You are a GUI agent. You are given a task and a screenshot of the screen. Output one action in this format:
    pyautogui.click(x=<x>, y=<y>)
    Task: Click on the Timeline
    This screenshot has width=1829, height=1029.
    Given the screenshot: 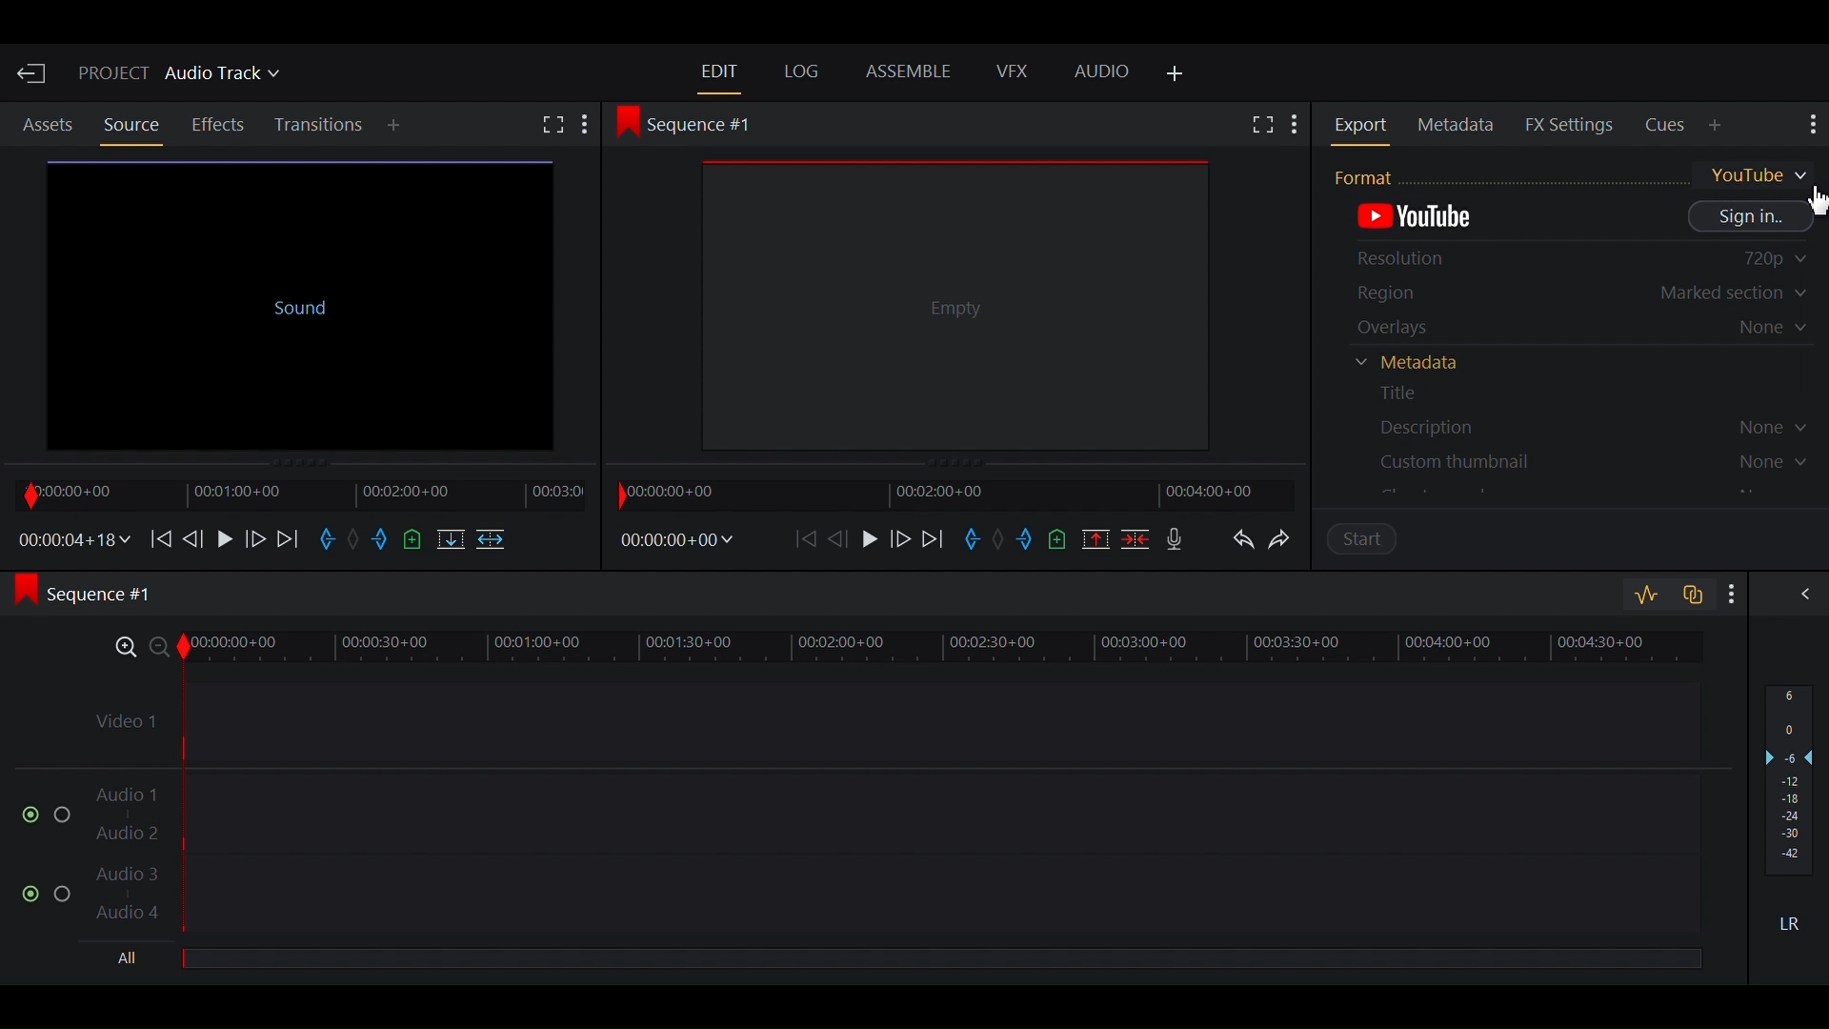 What is the action you would take?
    pyautogui.click(x=948, y=494)
    